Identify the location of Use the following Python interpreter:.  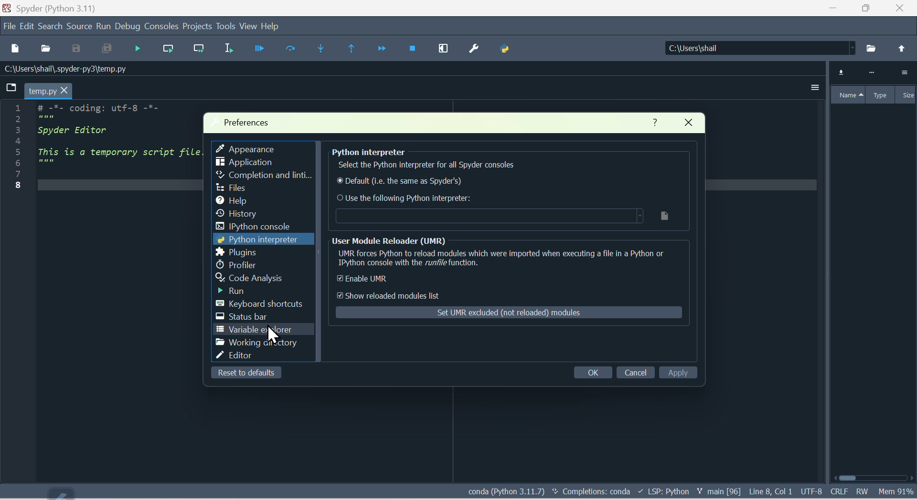
(407, 198).